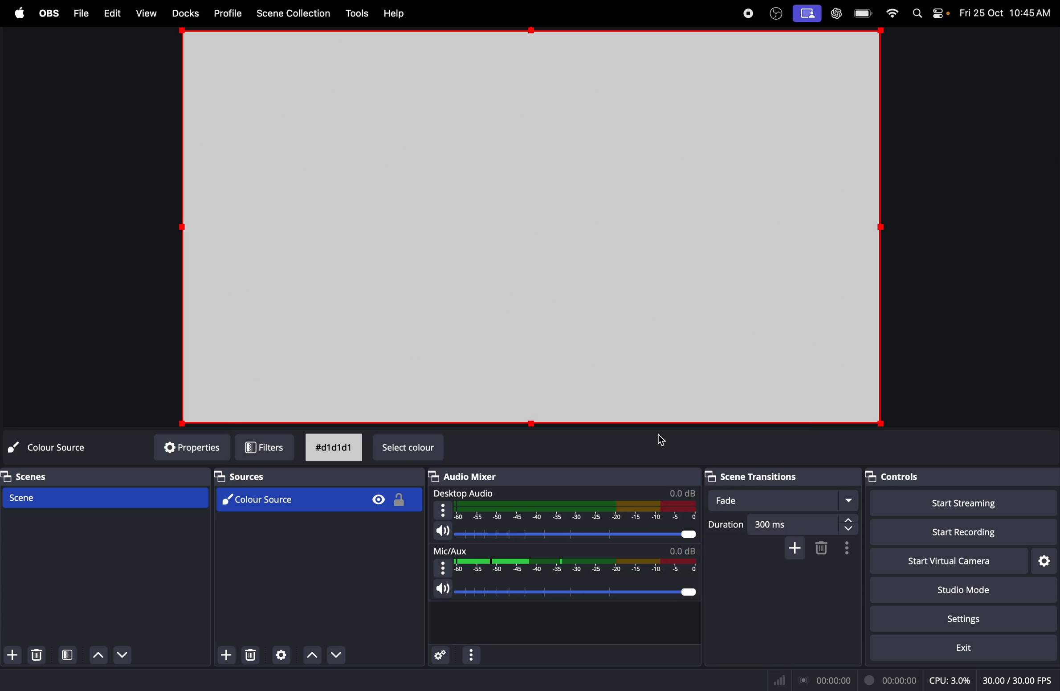 The width and height of the screenshot is (1060, 691). I want to click on Open sorce properties, so click(281, 656).